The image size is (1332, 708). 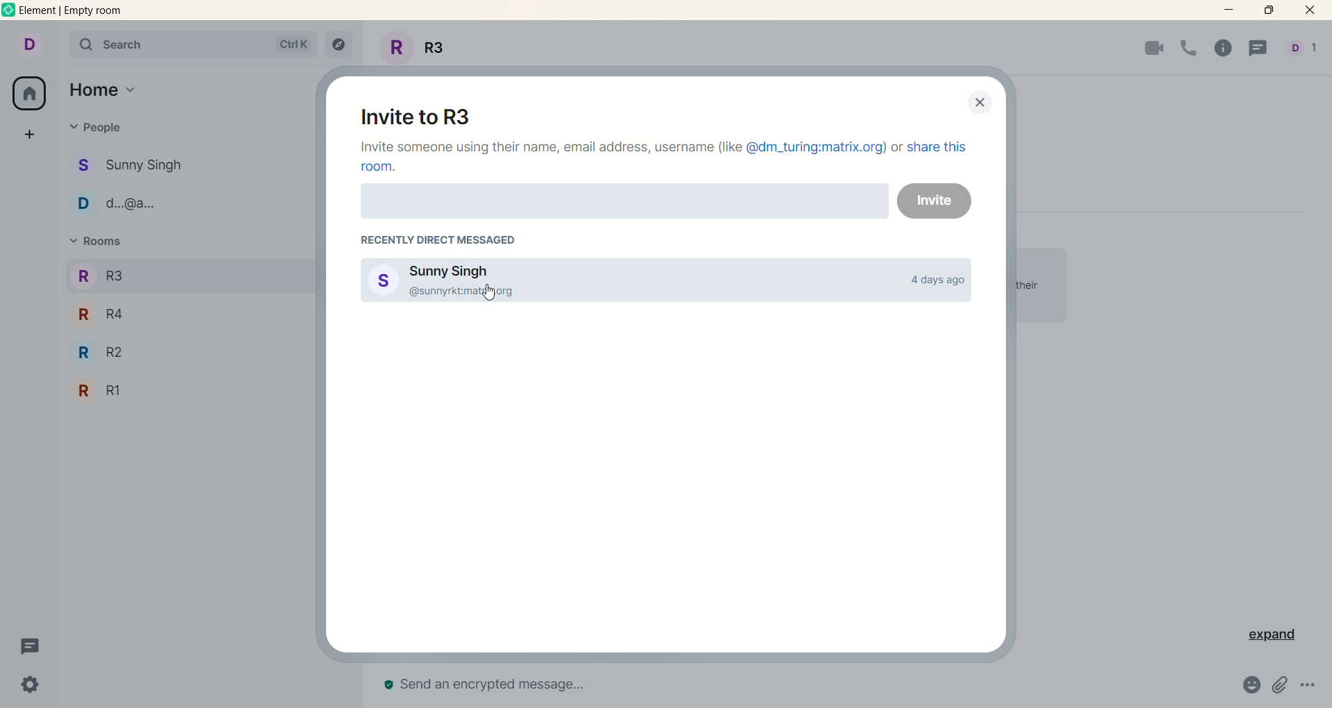 What do you see at coordinates (1280, 686) in the screenshot?
I see `attachment` at bounding box center [1280, 686].